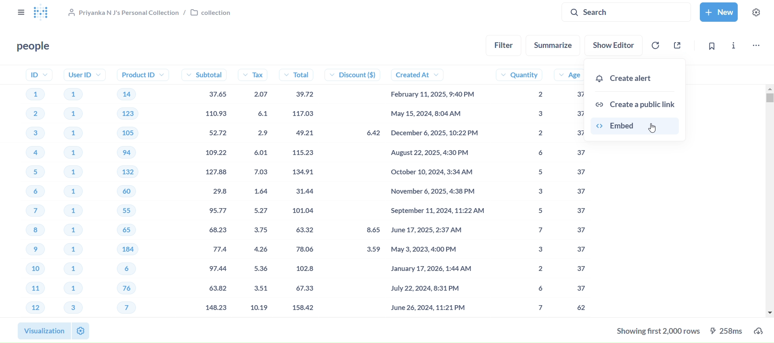 The width and height of the screenshot is (774, 343). What do you see at coordinates (655, 45) in the screenshot?
I see `auto-refresh` at bounding box center [655, 45].